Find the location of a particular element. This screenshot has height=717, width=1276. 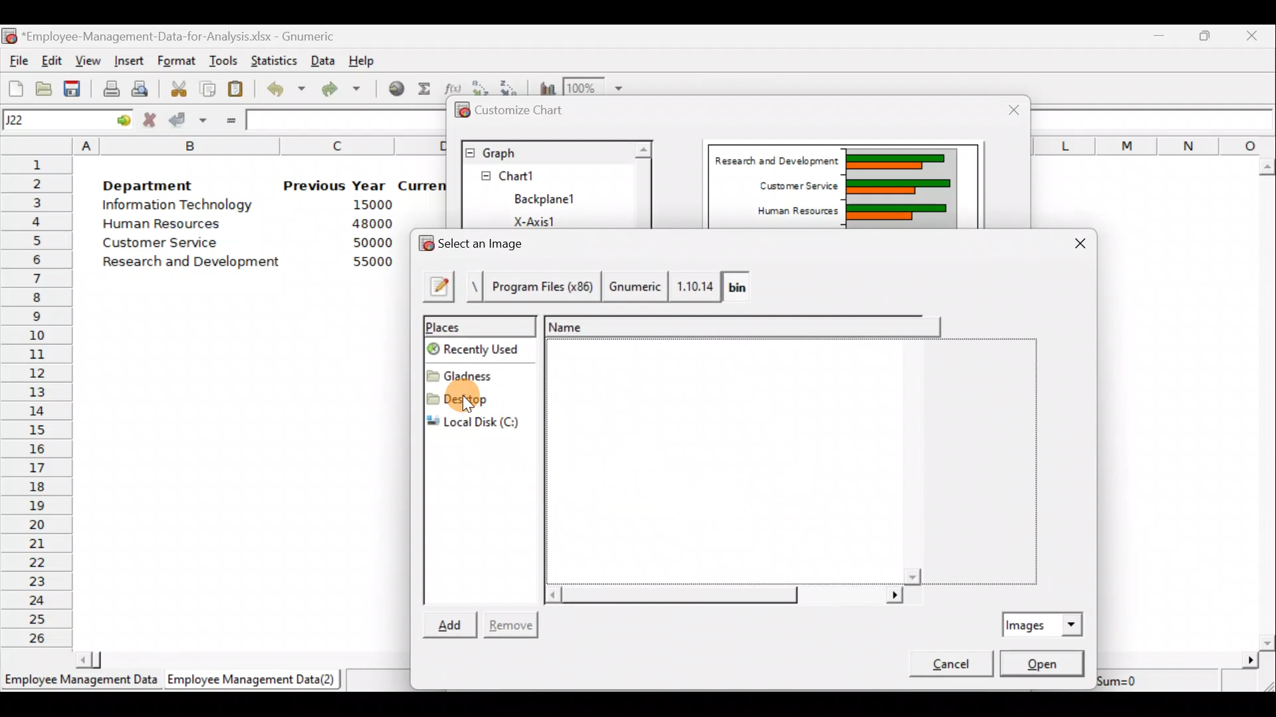

Places is located at coordinates (478, 325).